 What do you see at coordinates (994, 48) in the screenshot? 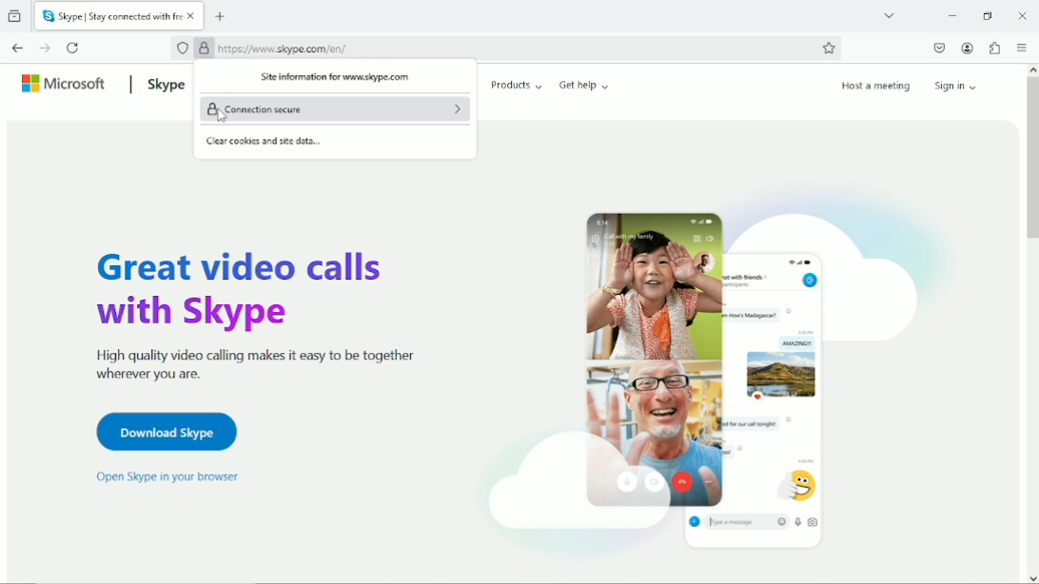
I see `Extensions` at bounding box center [994, 48].